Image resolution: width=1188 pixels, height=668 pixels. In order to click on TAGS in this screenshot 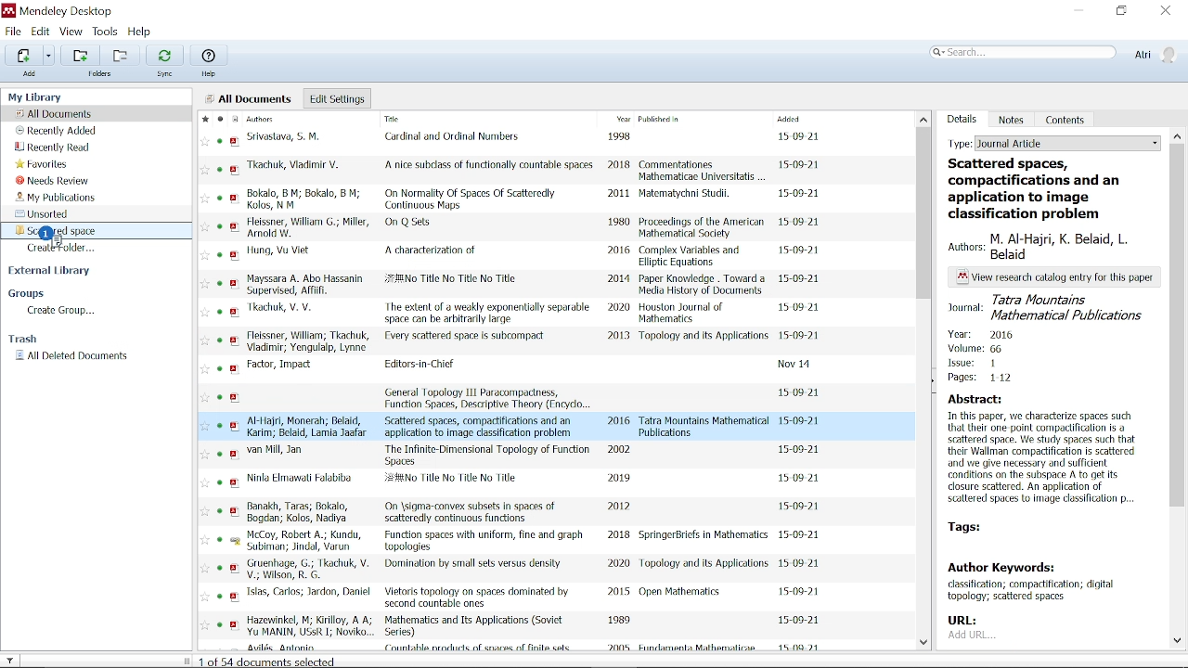, I will do `click(987, 528)`.